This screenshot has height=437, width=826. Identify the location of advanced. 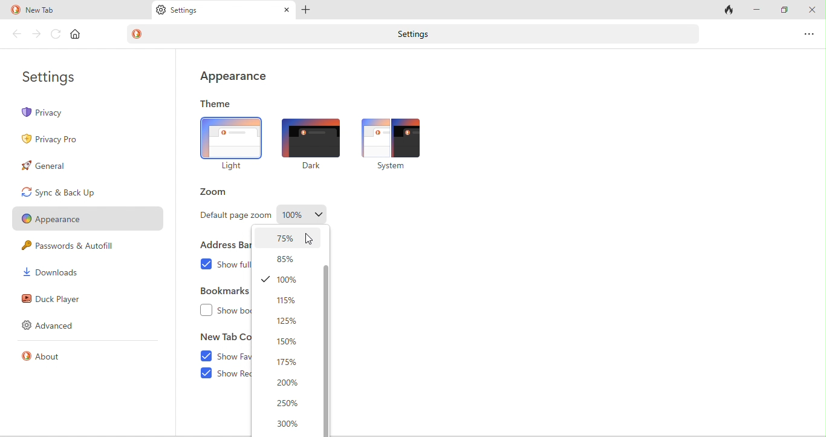
(54, 326).